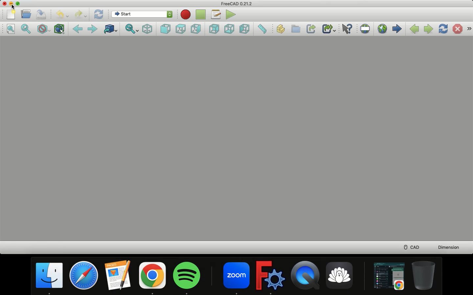  Describe the element at coordinates (143, 14) in the screenshot. I see `start` at that location.